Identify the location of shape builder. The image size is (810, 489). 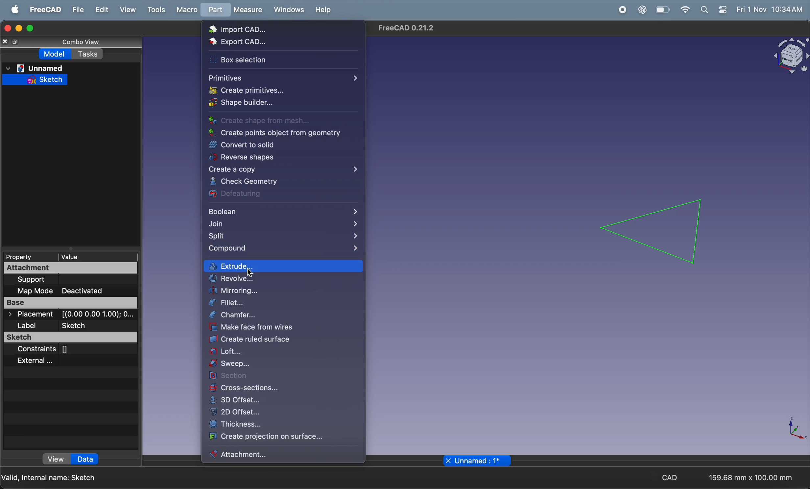
(271, 104).